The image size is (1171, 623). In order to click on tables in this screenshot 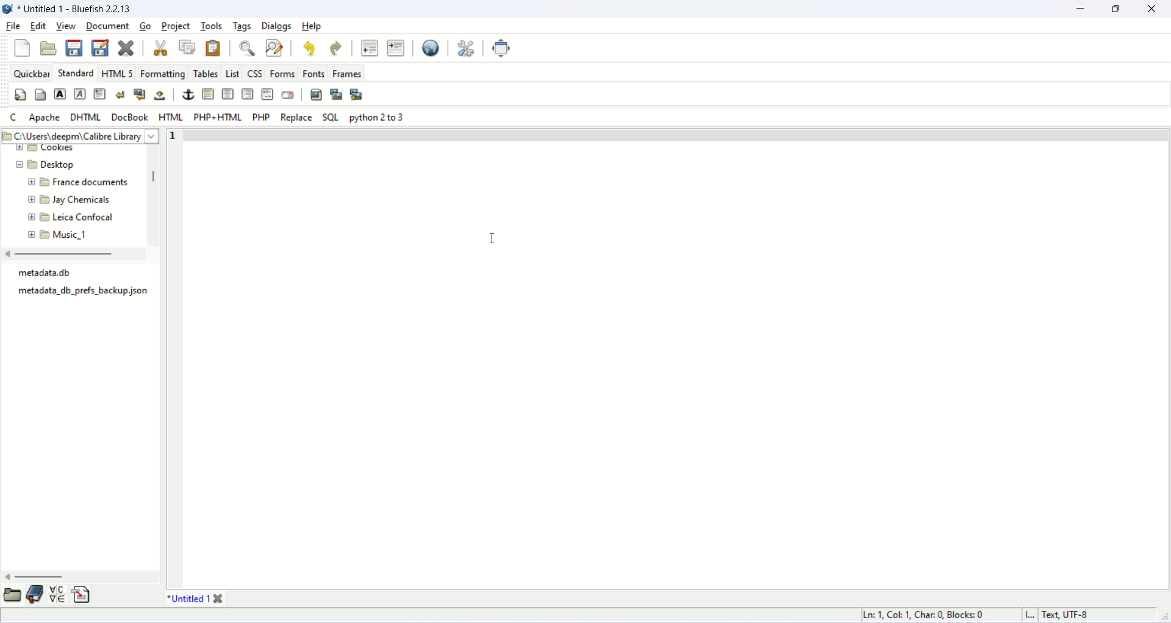, I will do `click(204, 74)`.